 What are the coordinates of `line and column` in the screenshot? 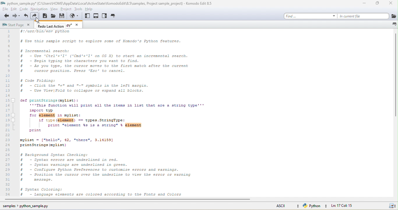 It's located at (351, 205).